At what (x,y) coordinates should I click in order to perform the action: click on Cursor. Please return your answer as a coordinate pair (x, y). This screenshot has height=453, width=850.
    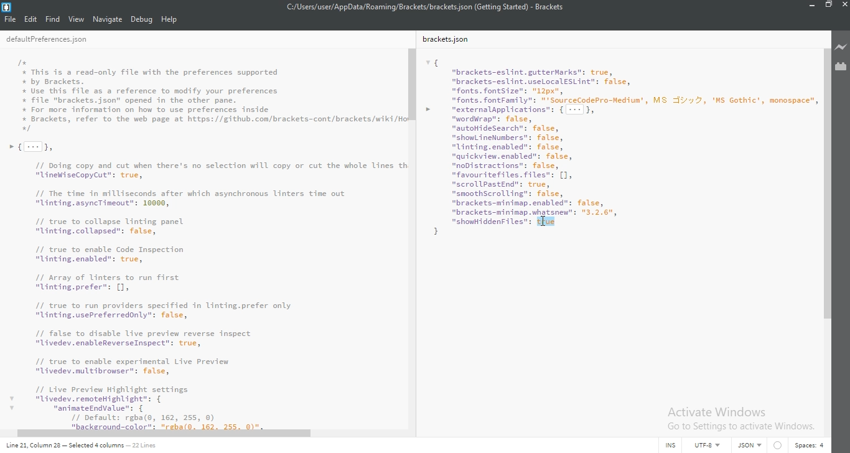
    Looking at the image, I should click on (544, 222).